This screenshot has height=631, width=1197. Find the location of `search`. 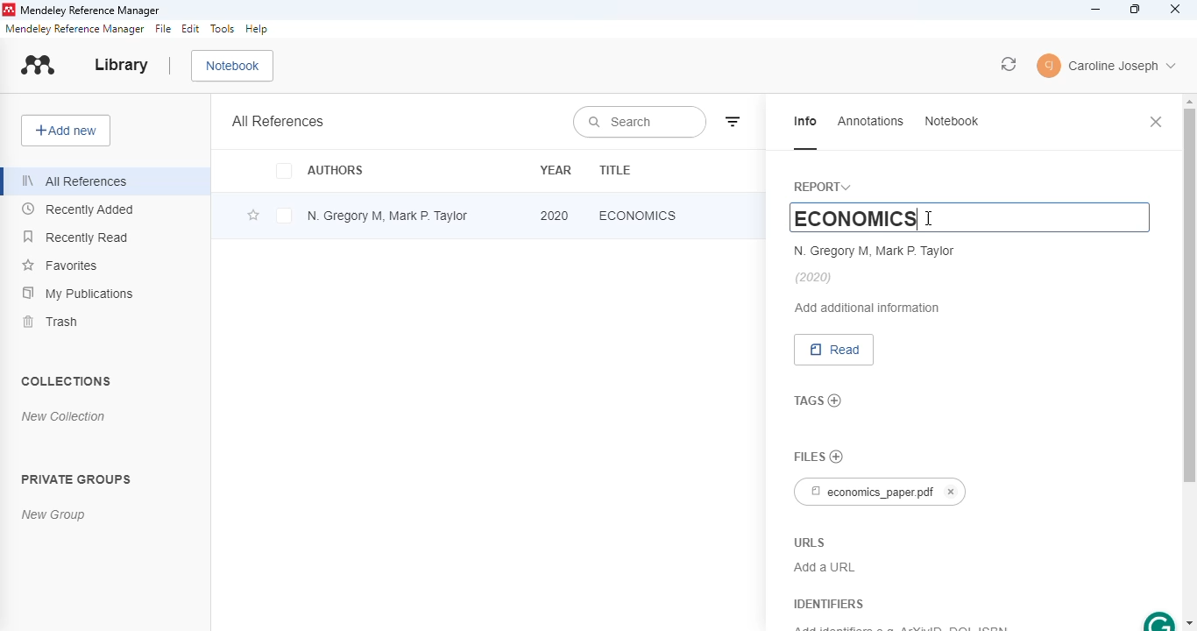

search is located at coordinates (639, 122).